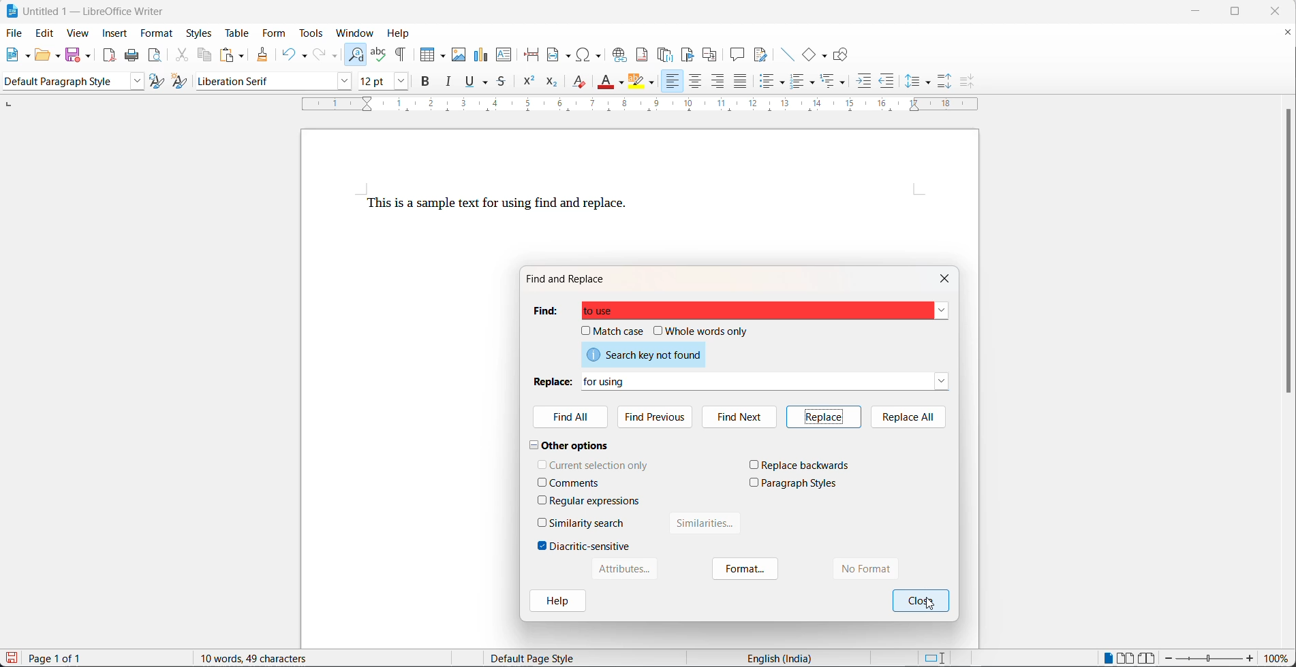 This screenshot has height=667, width=1296. Describe the element at coordinates (787, 54) in the screenshot. I see `insert lines` at that location.